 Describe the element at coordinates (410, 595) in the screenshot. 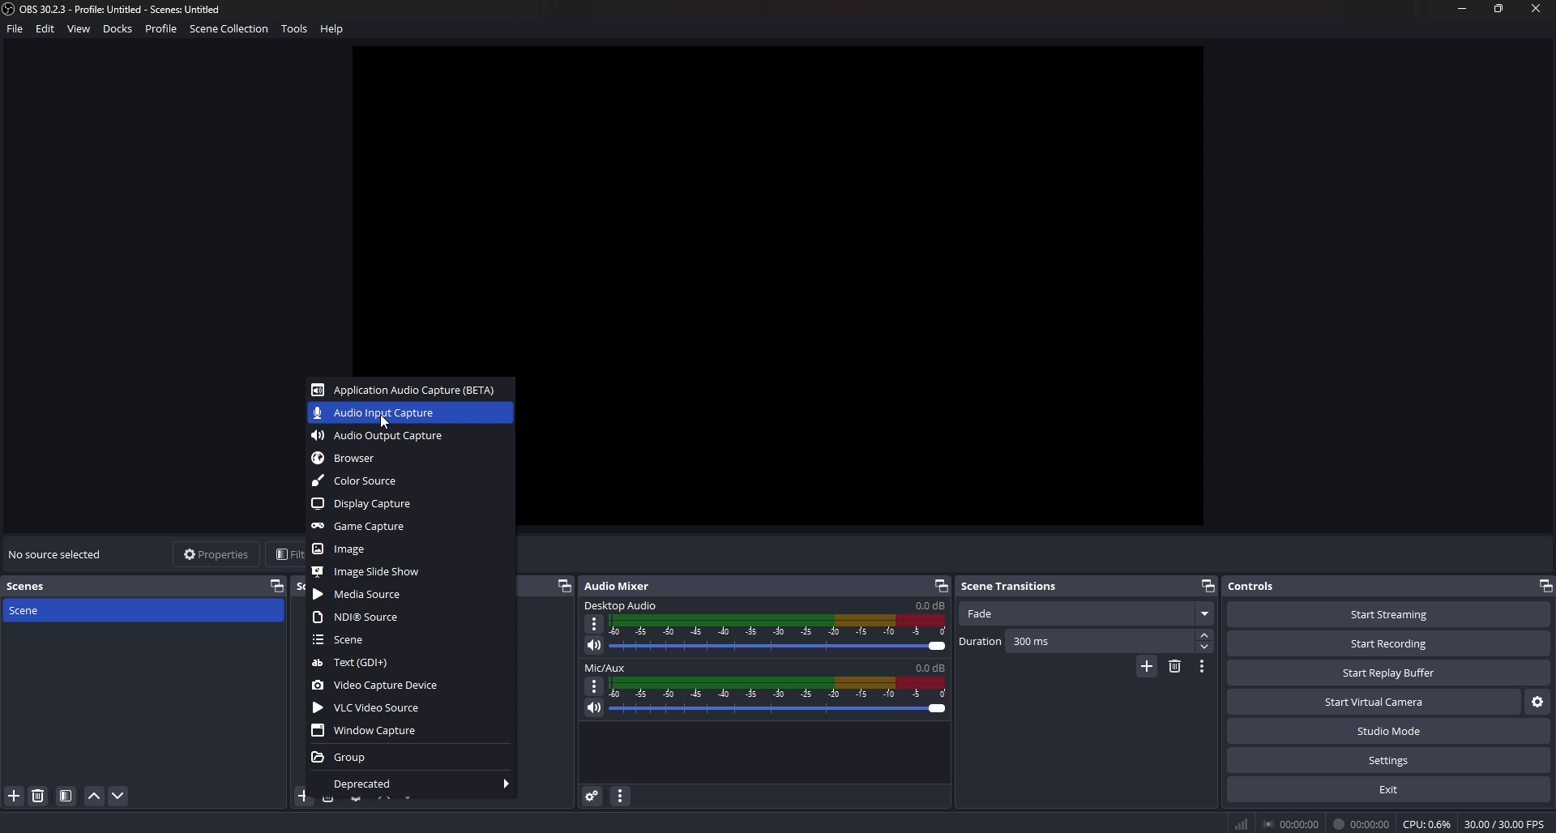

I see `media source` at that location.